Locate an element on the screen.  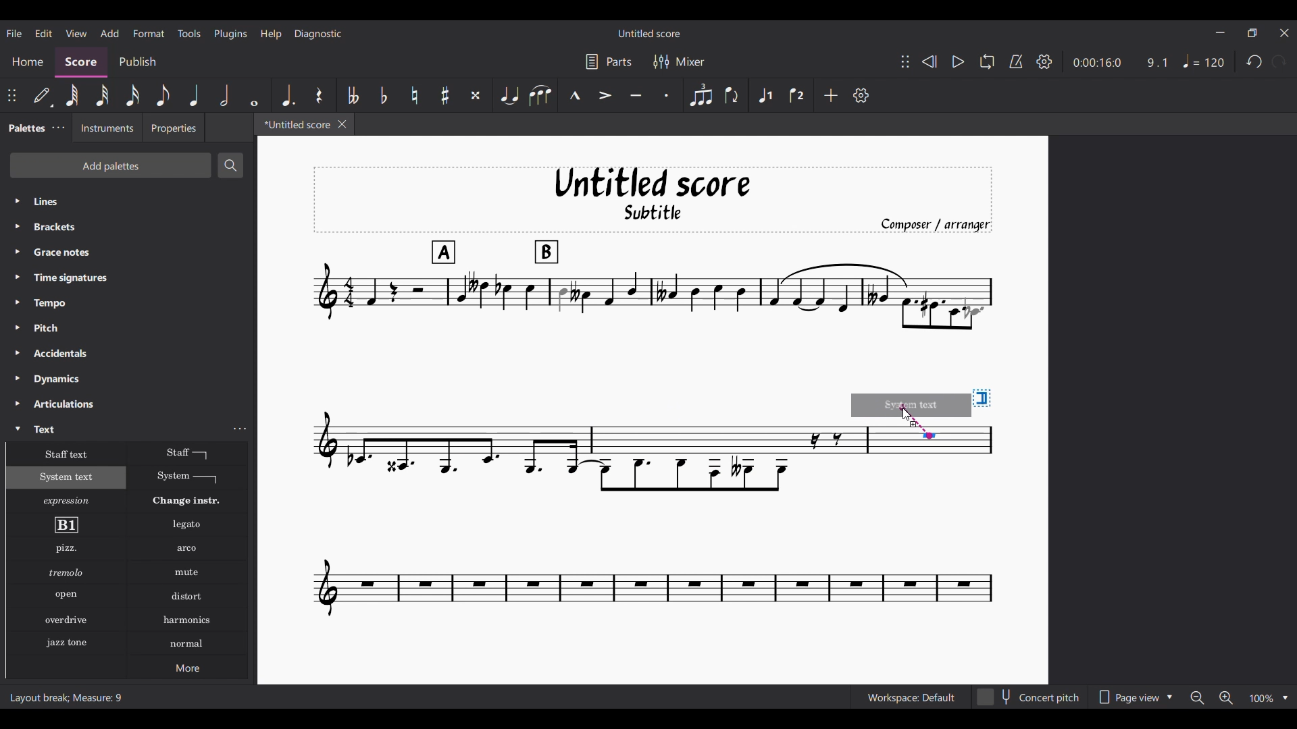
Home section is located at coordinates (27, 62).